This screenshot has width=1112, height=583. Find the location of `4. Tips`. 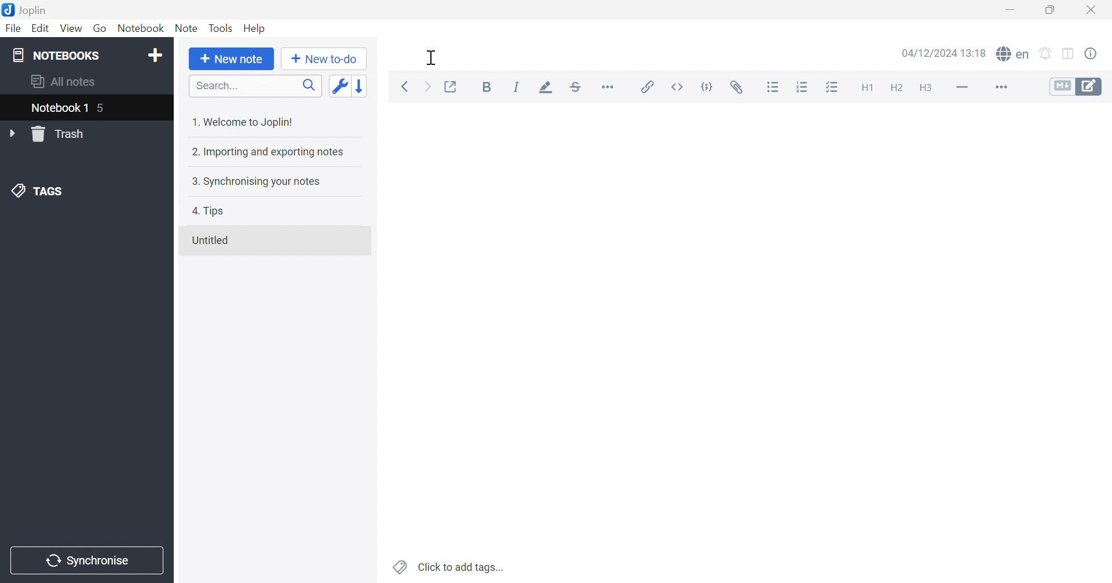

4. Tips is located at coordinates (211, 212).